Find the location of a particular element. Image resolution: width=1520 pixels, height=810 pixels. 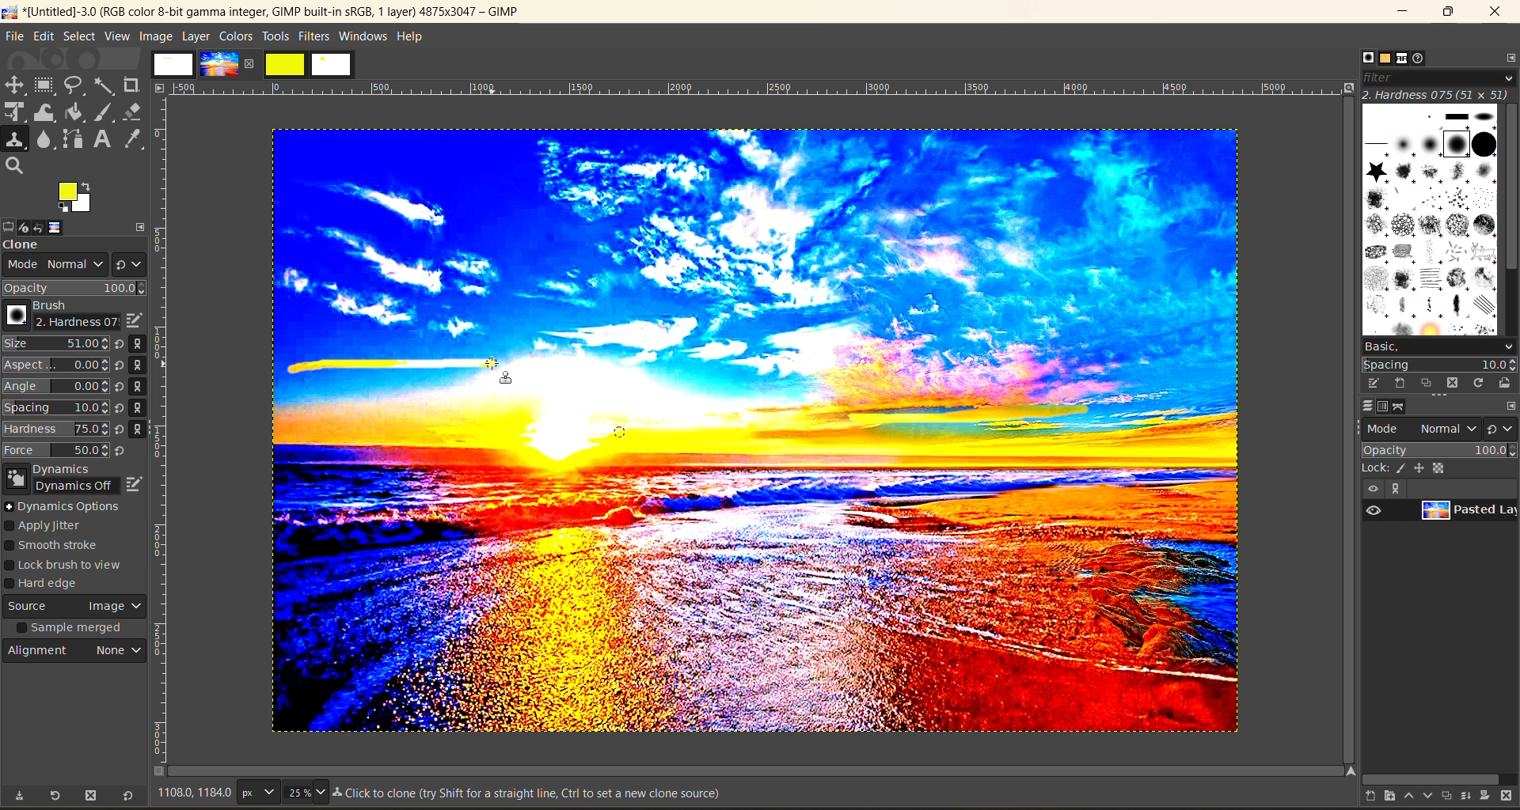

Search is located at coordinates (15, 166).